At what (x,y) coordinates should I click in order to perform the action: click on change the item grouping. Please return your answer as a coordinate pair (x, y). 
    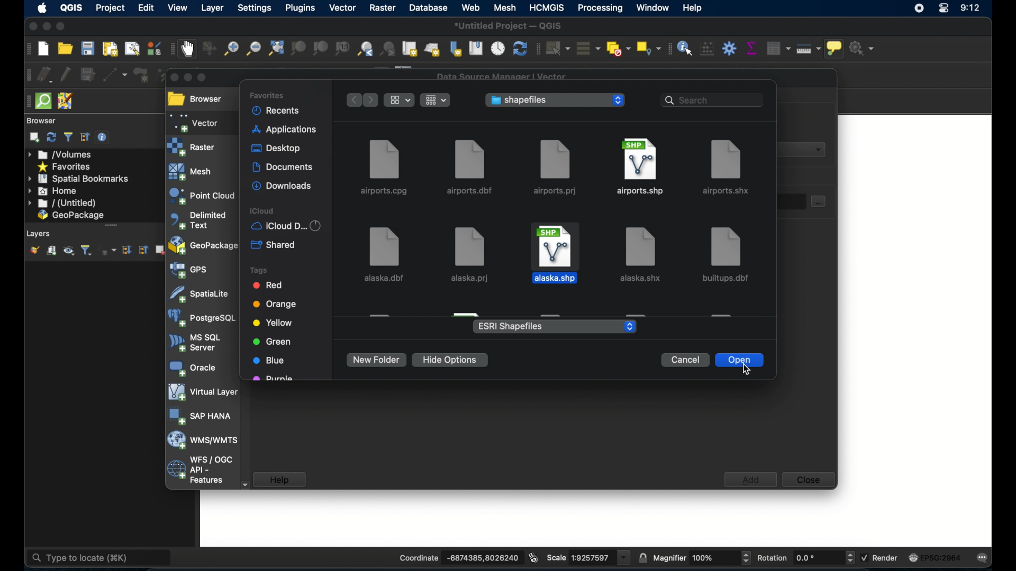
    Looking at the image, I should click on (436, 100).